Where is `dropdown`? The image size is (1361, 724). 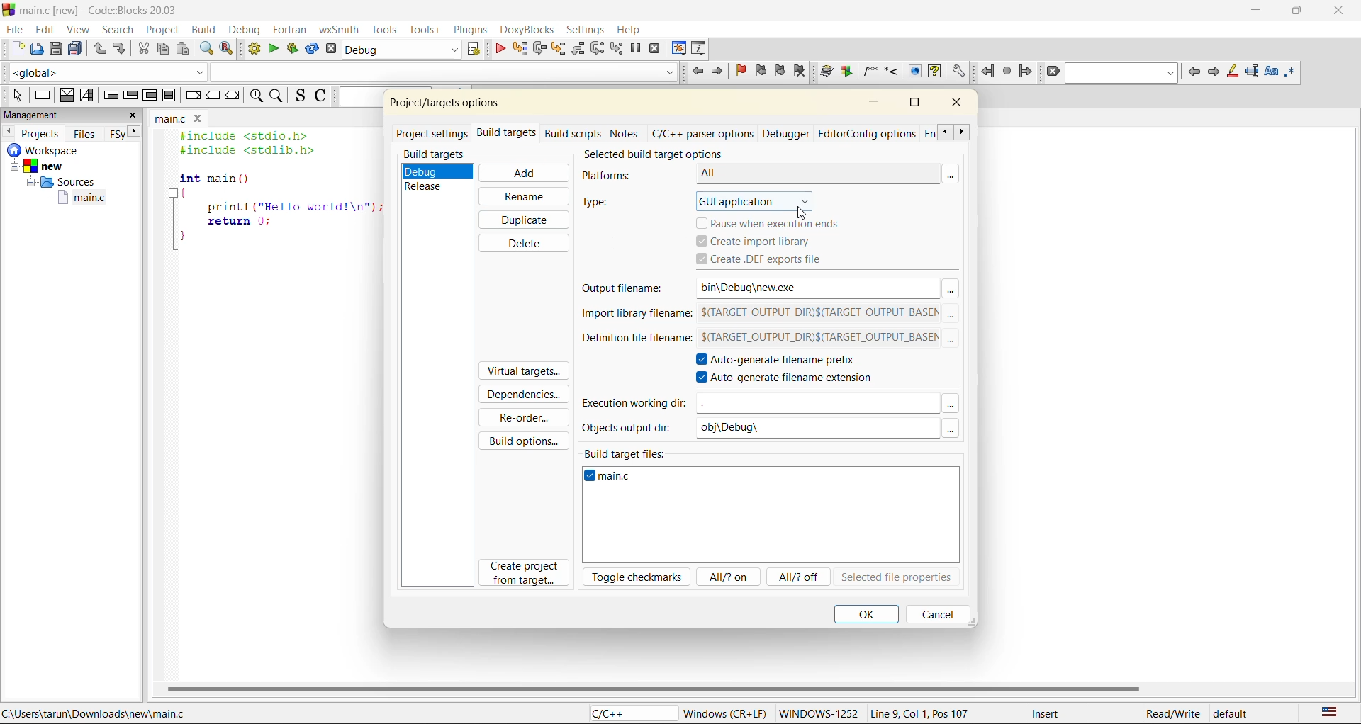 dropdown is located at coordinates (951, 403).